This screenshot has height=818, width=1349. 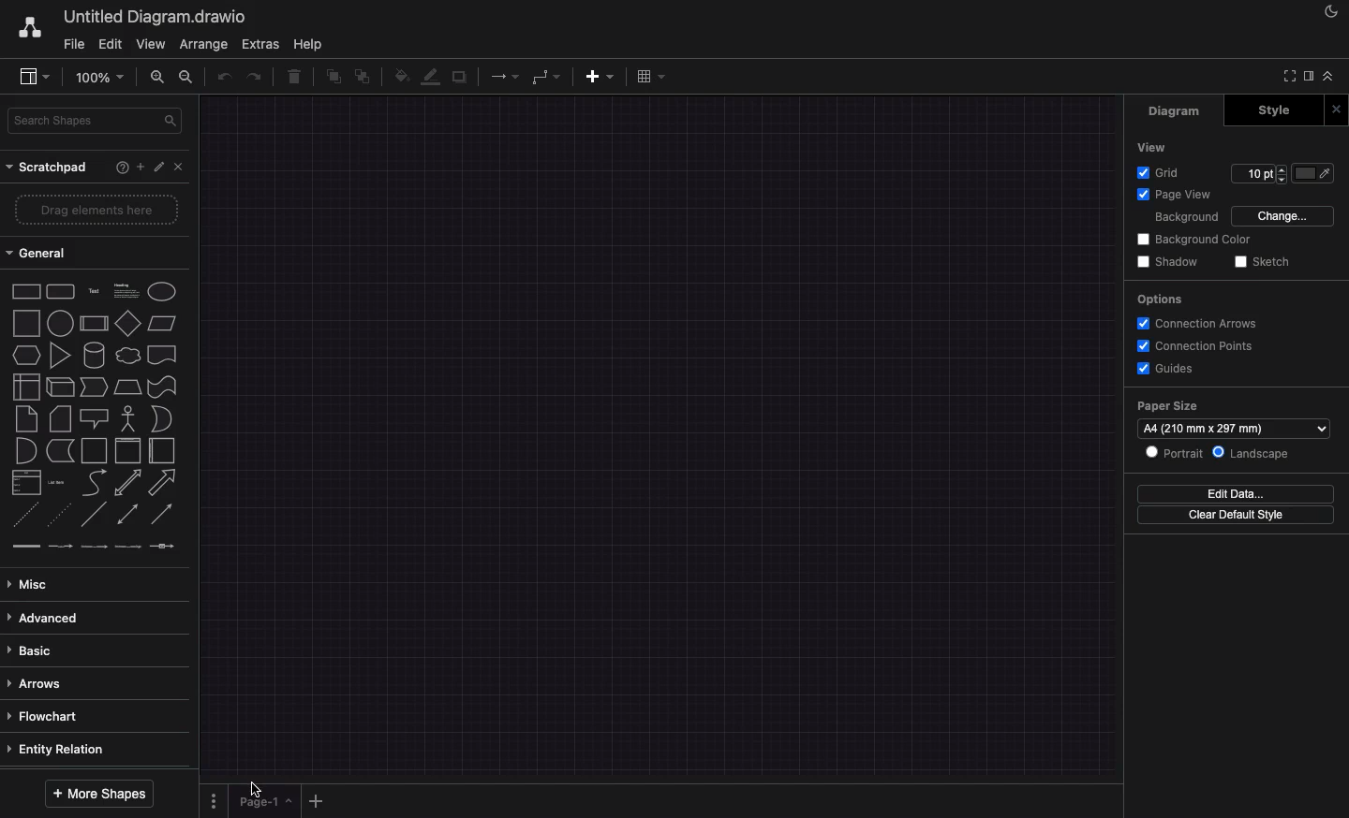 What do you see at coordinates (316, 801) in the screenshot?
I see `add page` at bounding box center [316, 801].